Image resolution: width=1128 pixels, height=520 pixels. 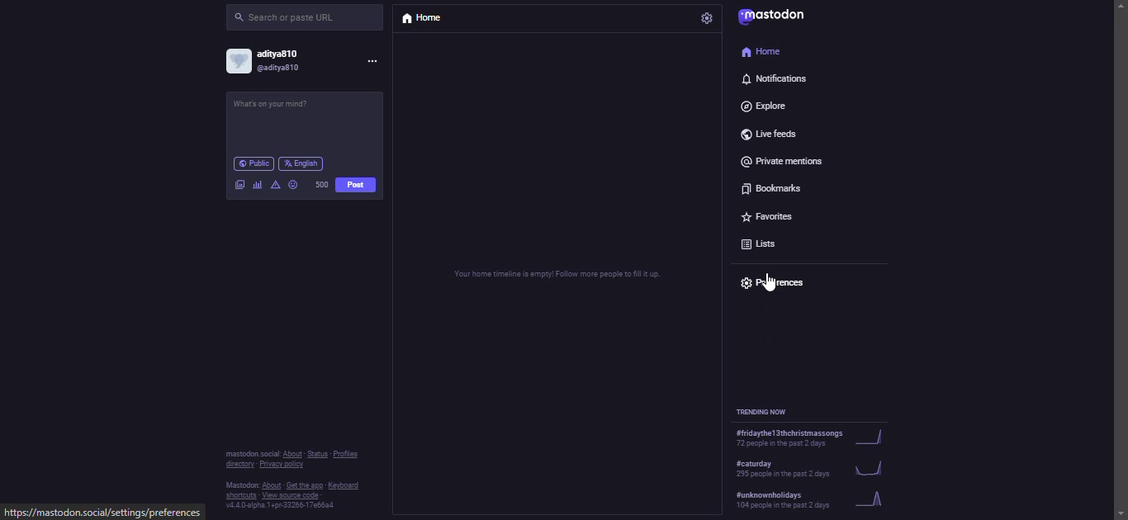 What do you see at coordinates (372, 63) in the screenshot?
I see `more` at bounding box center [372, 63].